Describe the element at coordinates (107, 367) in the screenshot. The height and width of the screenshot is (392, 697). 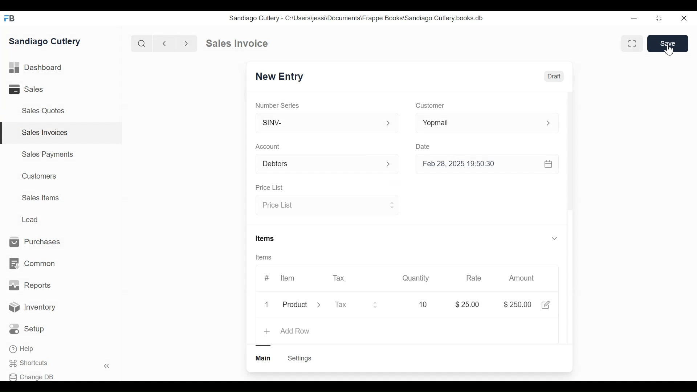
I see `«` at that location.